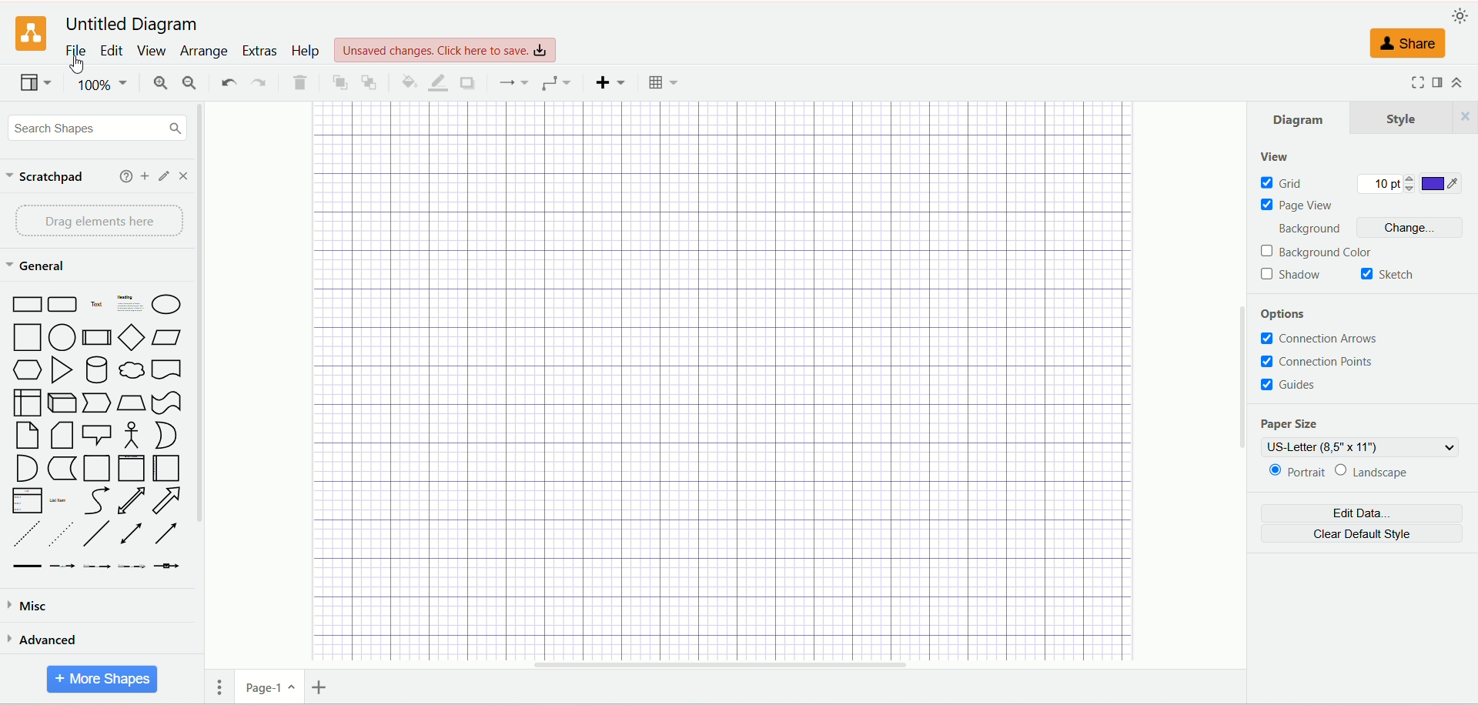 Image resolution: width=1478 pixels, height=705 pixels. Describe the element at coordinates (1301, 205) in the screenshot. I see `page view` at that location.